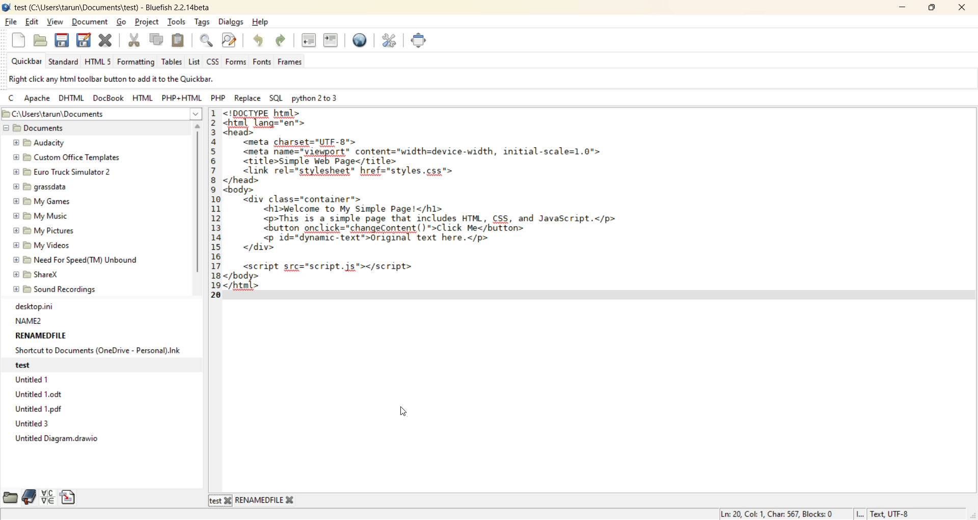 The width and height of the screenshot is (978, 520). Describe the element at coordinates (110, 6) in the screenshot. I see `file name and app name` at that location.